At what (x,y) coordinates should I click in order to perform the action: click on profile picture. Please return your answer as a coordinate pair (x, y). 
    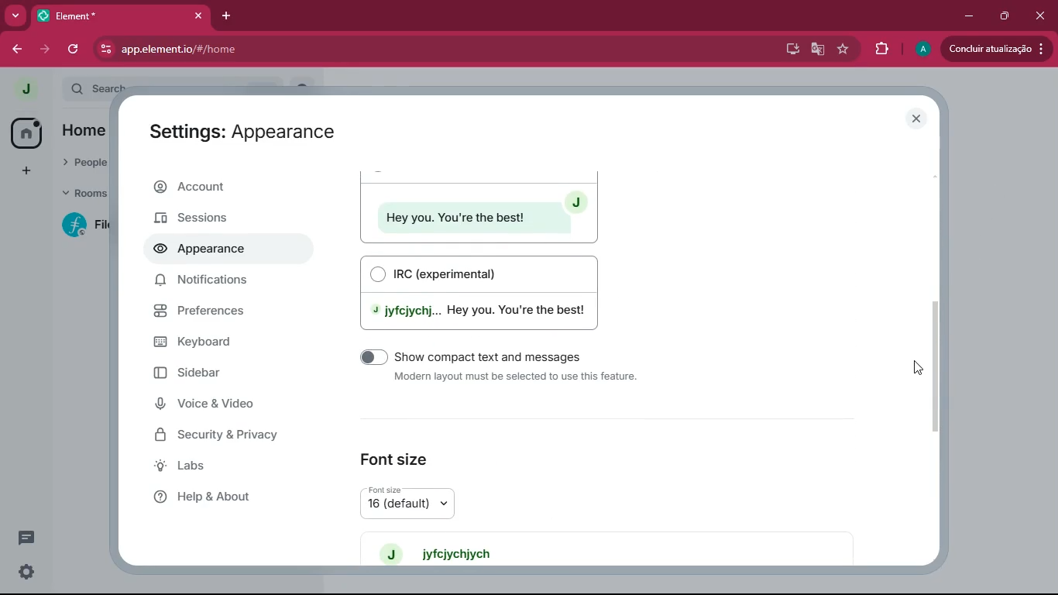
    Looking at the image, I should click on (22, 89).